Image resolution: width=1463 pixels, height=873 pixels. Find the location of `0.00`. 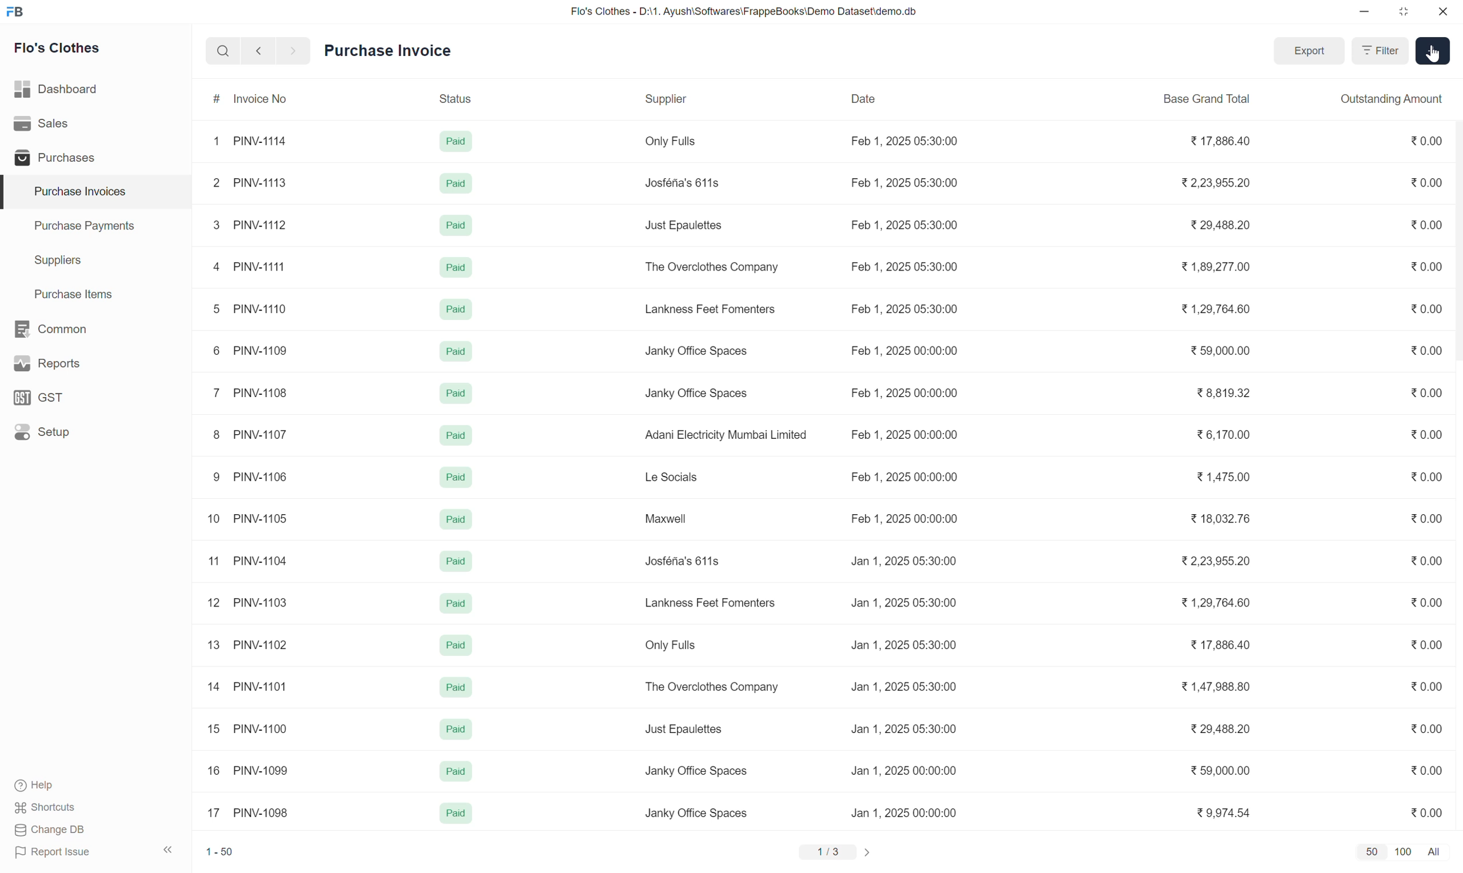

0.00 is located at coordinates (1427, 140).